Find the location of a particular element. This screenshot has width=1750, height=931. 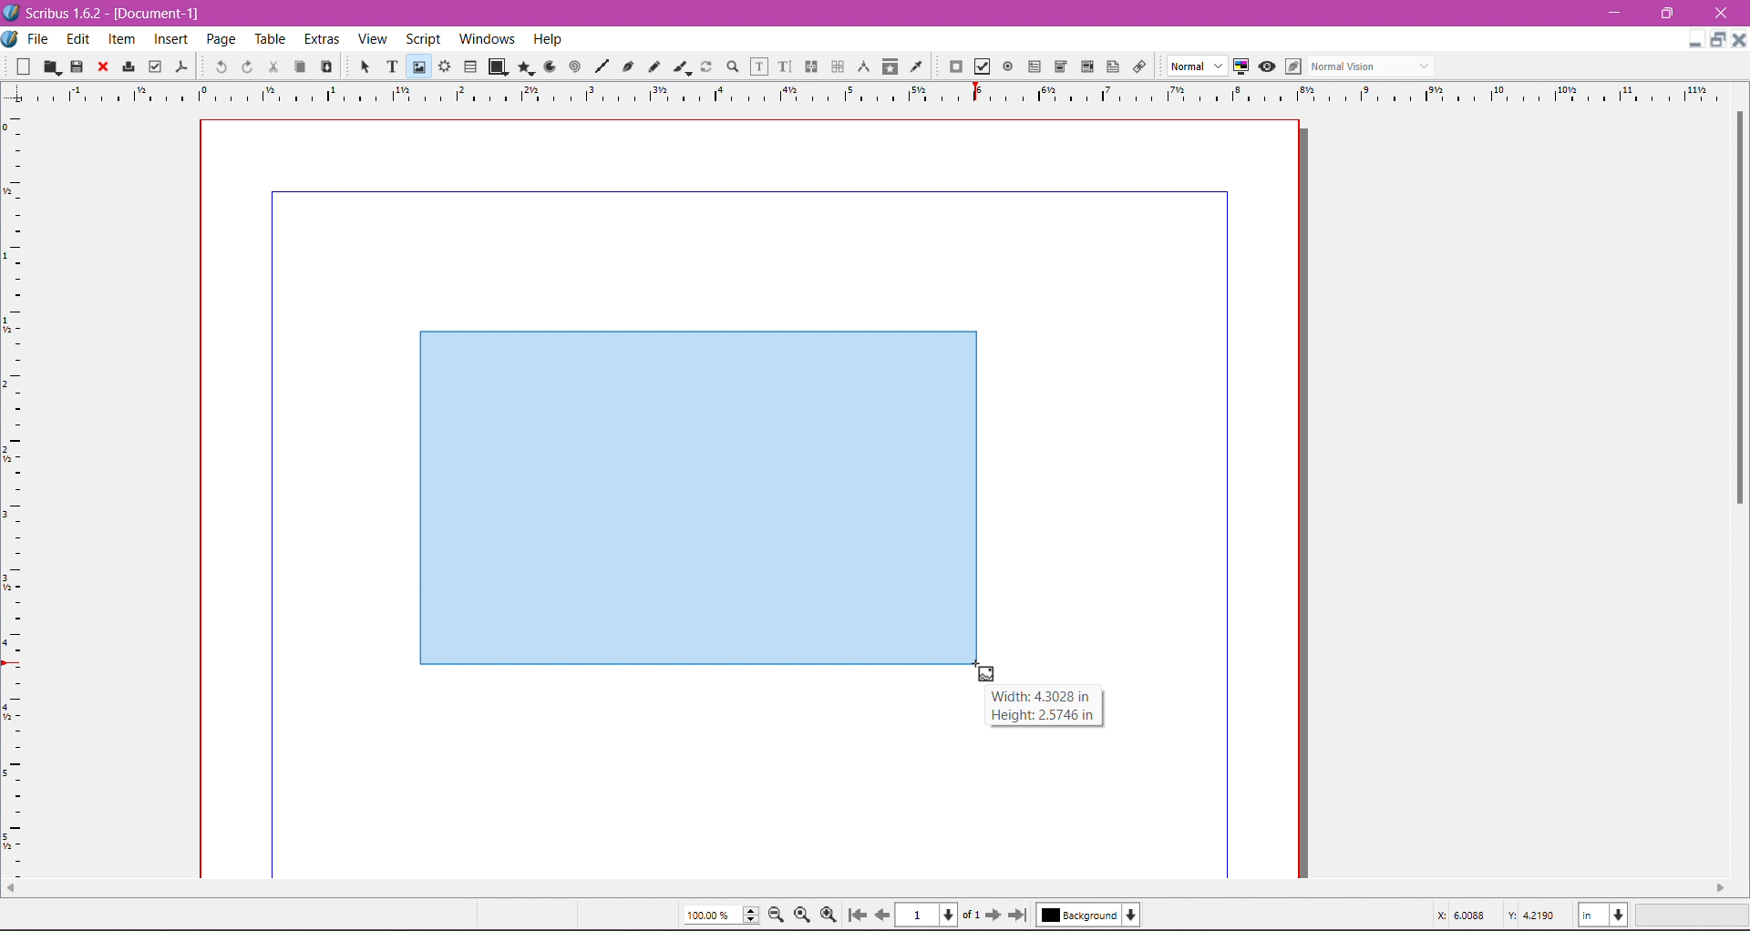

Redo is located at coordinates (247, 67).